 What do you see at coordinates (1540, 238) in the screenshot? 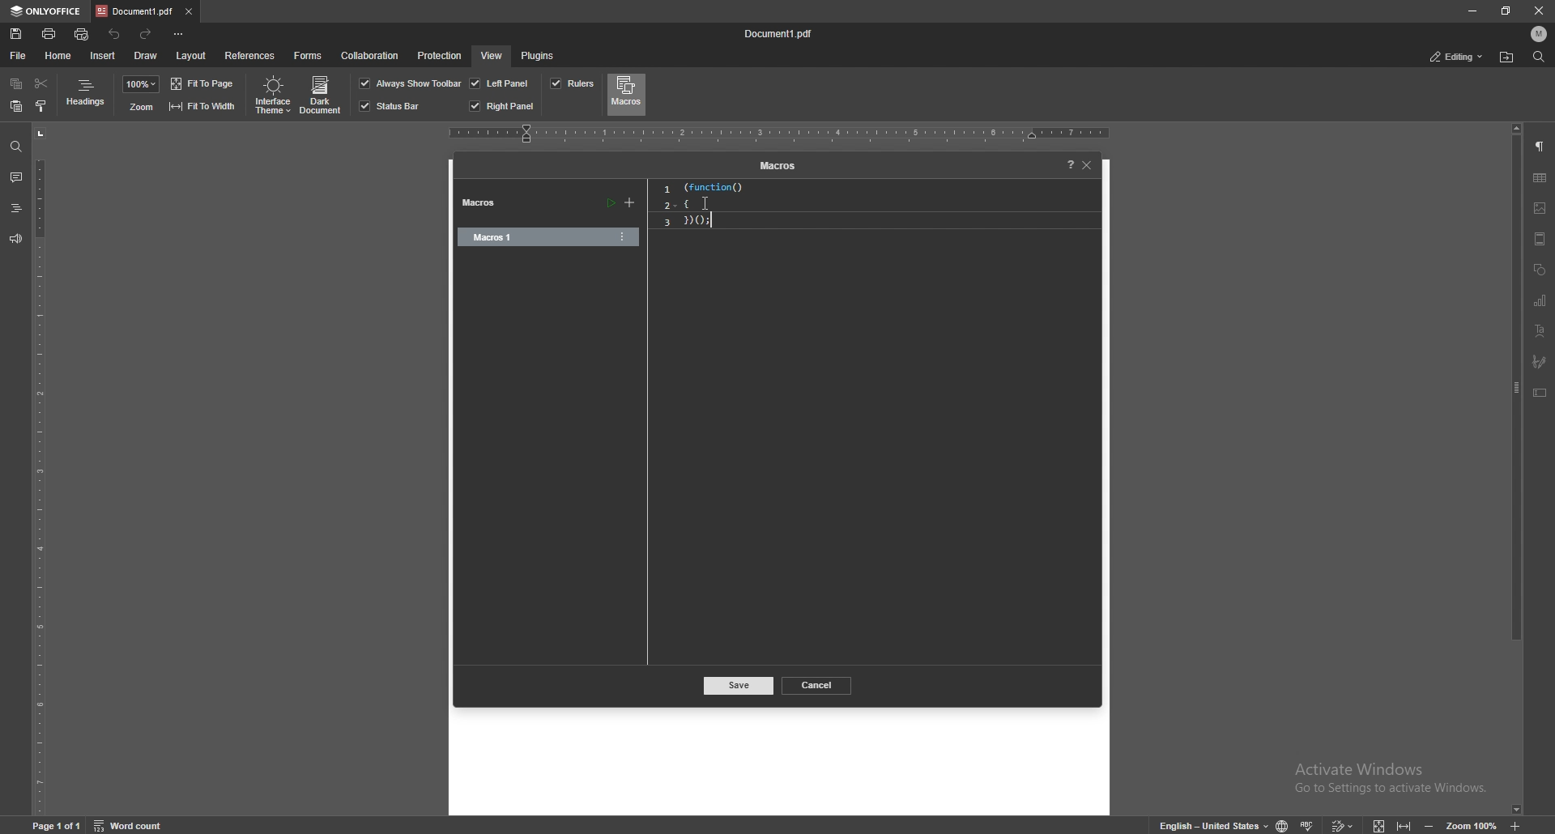
I see `header and footer` at bounding box center [1540, 238].